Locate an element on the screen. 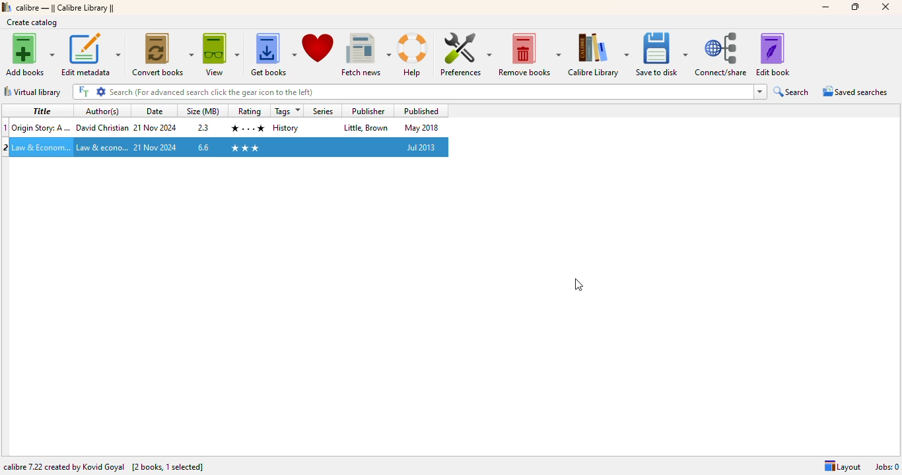 This screenshot has height=475, width=902. title is located at coordinates (430, 92).